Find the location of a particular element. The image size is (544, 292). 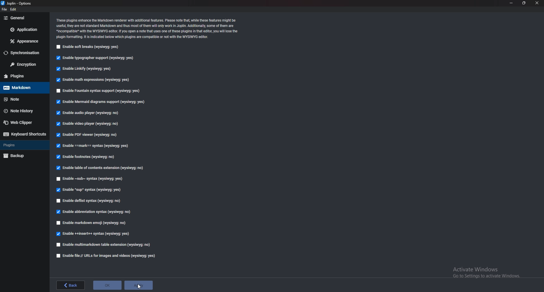

minimize is located at coordinates (511, 3).